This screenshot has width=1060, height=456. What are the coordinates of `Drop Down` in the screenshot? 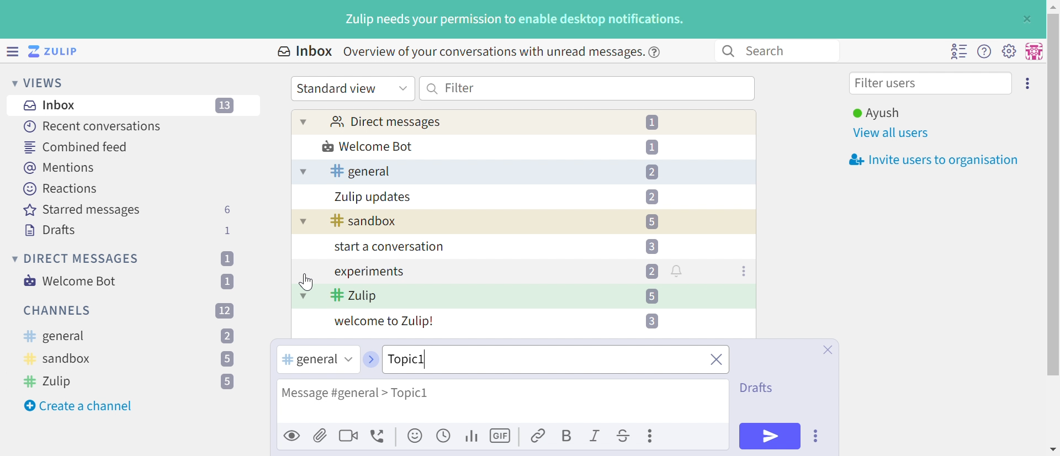 It's located at (13, 258).